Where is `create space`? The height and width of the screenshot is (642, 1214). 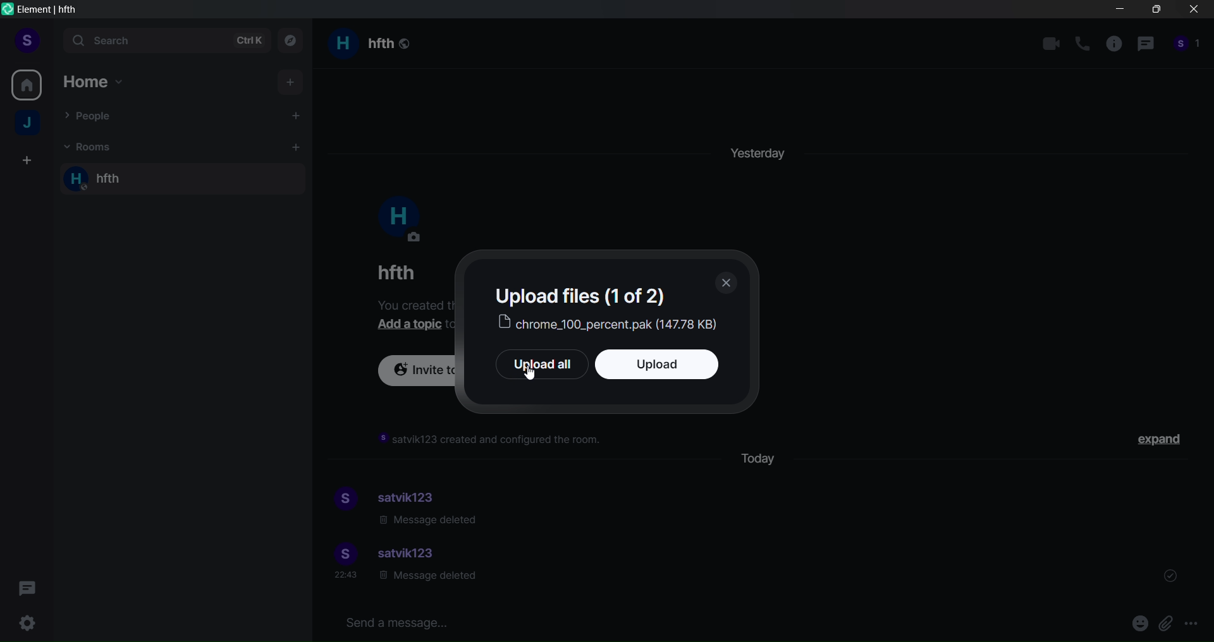
create space is located at coordinates (25, 161).